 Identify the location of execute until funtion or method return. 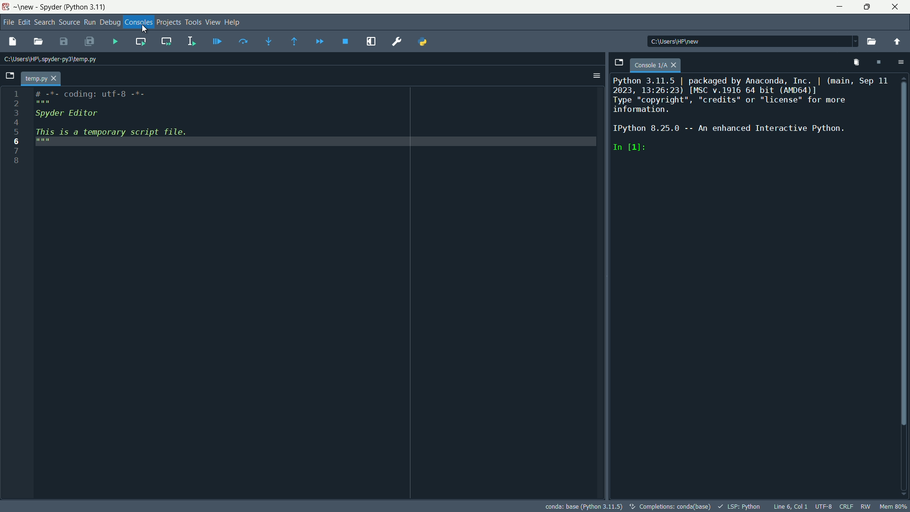
(294, 41).